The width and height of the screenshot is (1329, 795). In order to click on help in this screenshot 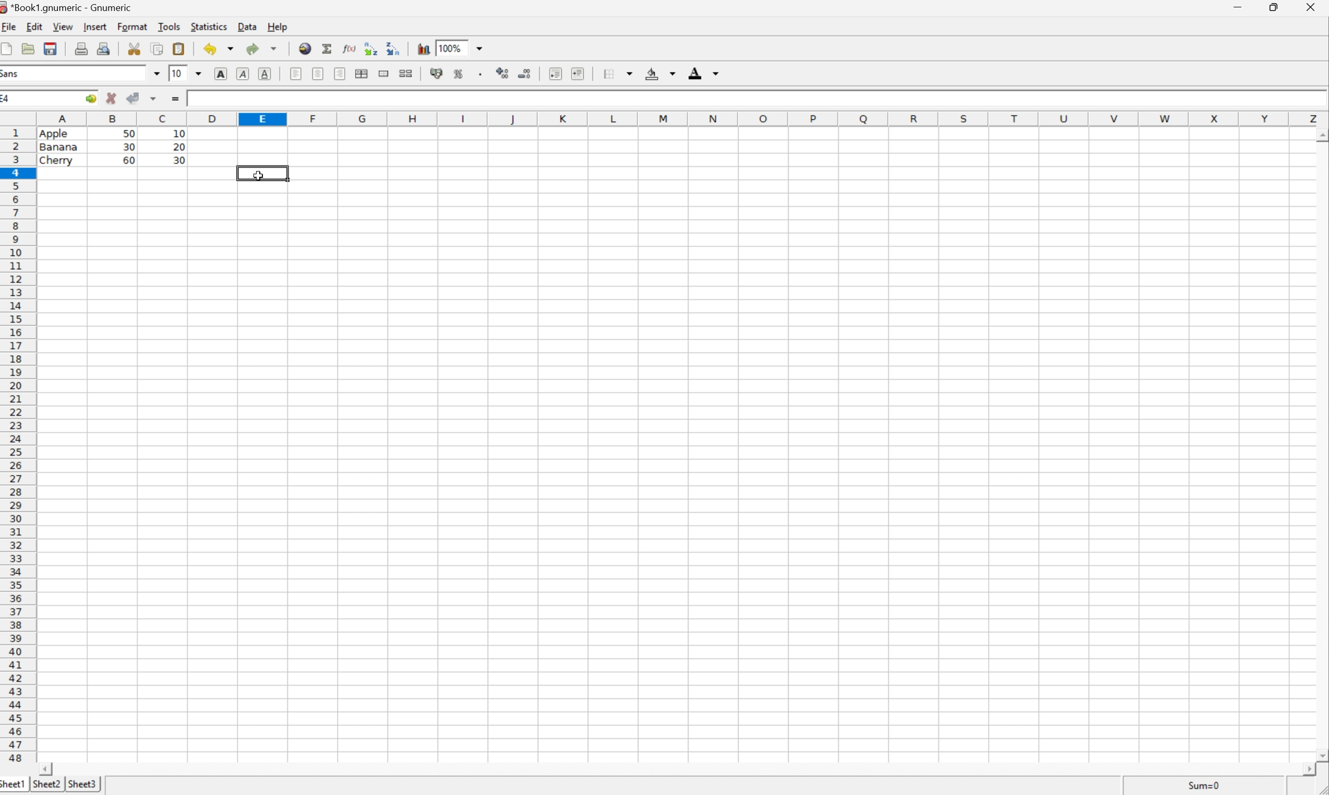, I will do `click(277, 26)`.